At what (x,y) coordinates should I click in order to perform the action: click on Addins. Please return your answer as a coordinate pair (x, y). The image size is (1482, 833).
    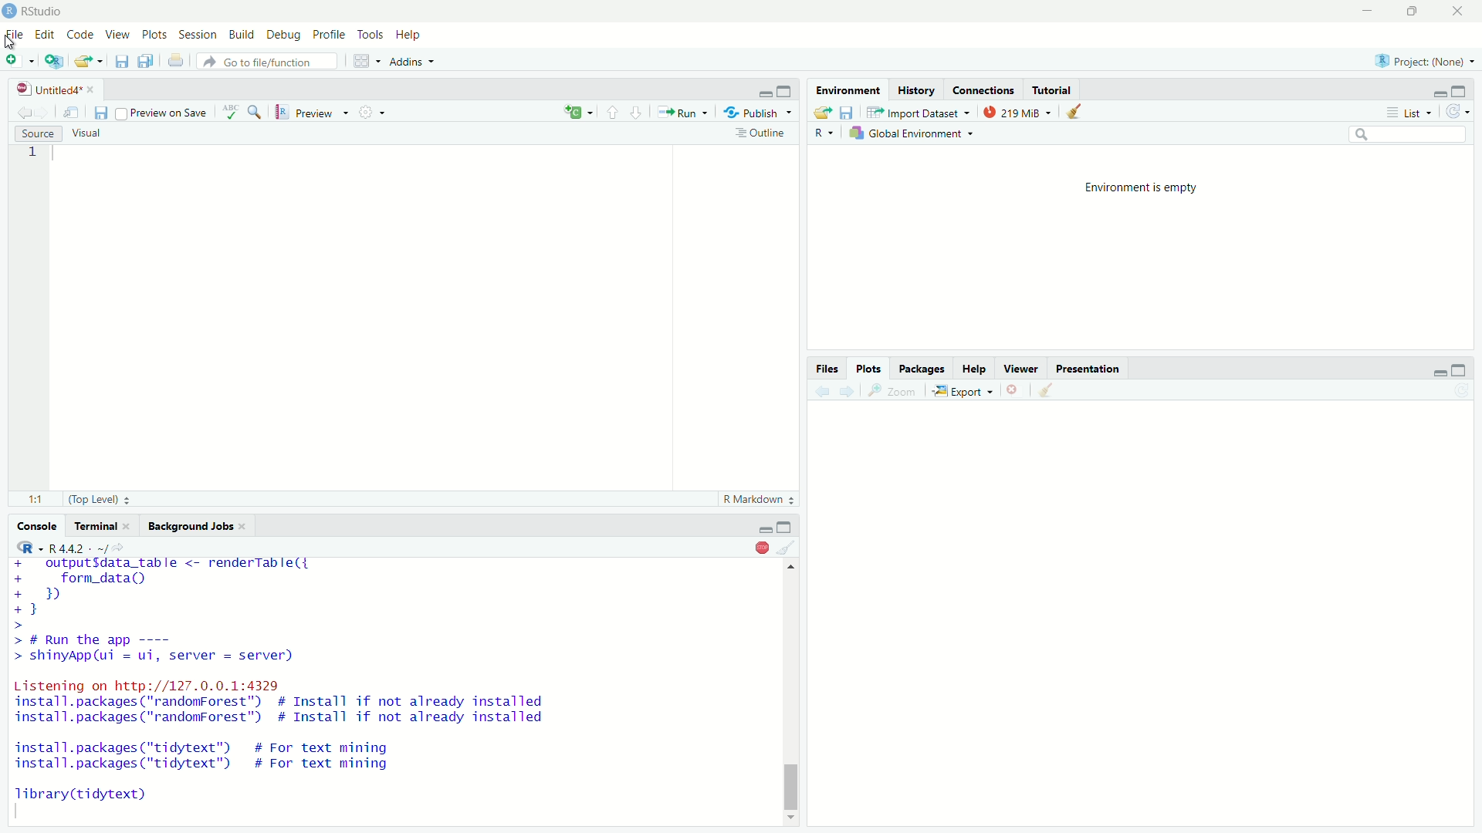
    Looking at the image, I should click on (412, 61).